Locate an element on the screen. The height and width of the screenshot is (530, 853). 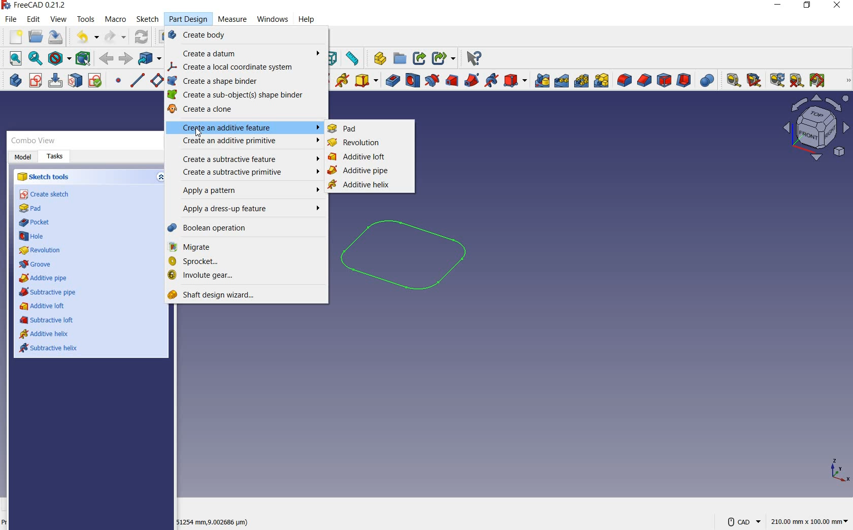
additive loft is located at coordinates (43, 306).